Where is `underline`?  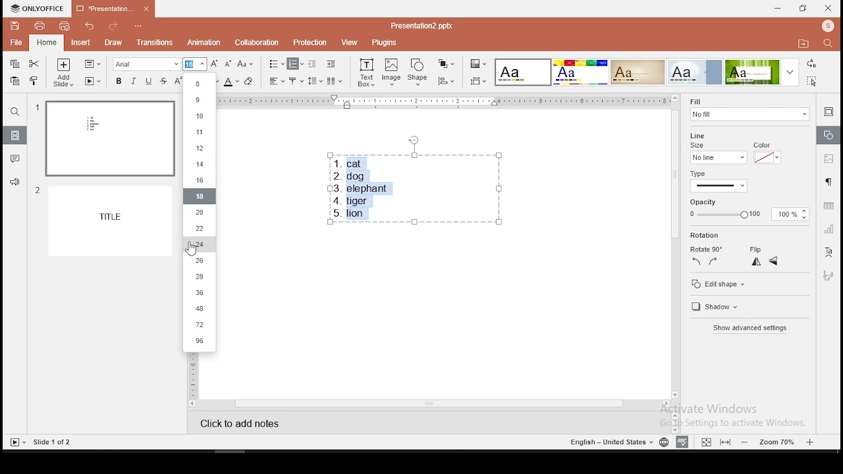 underline is located at coordinates (149, 80).